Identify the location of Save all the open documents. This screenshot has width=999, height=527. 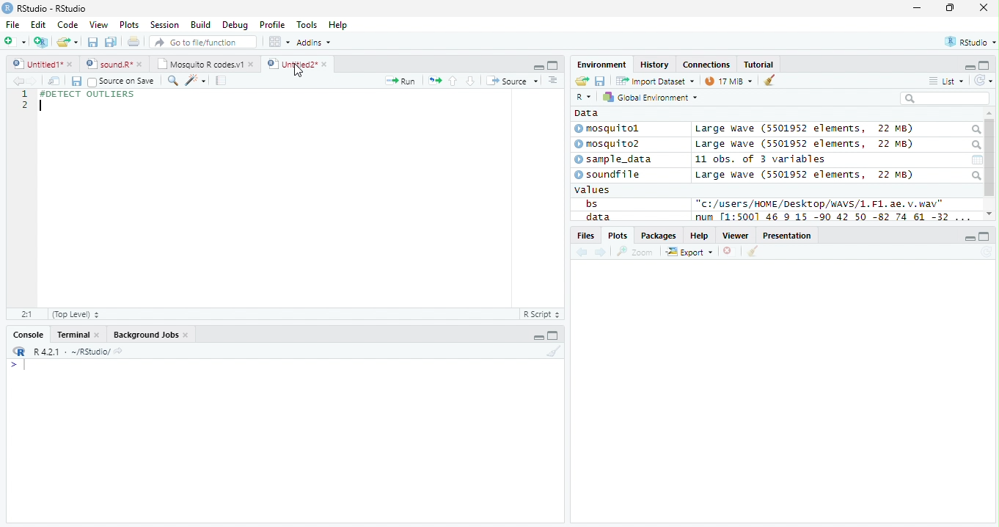
(111, 43).